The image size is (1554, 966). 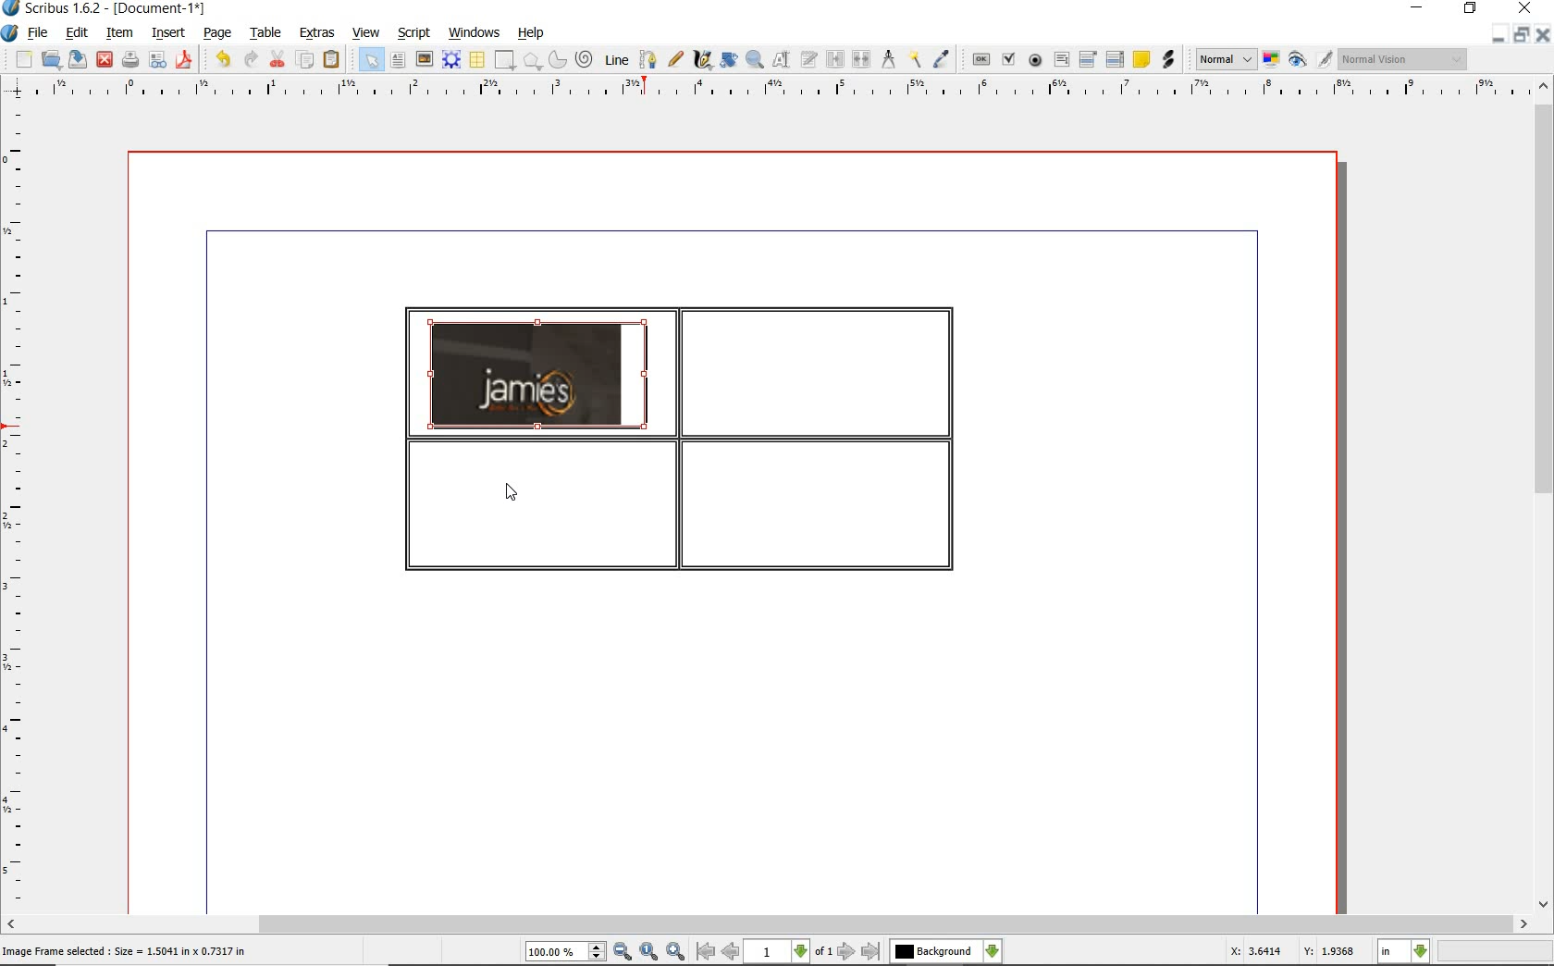 What do you see at coordinates (217, 34) in the screenshot?
I see `page` at bounding box center [217, 34].